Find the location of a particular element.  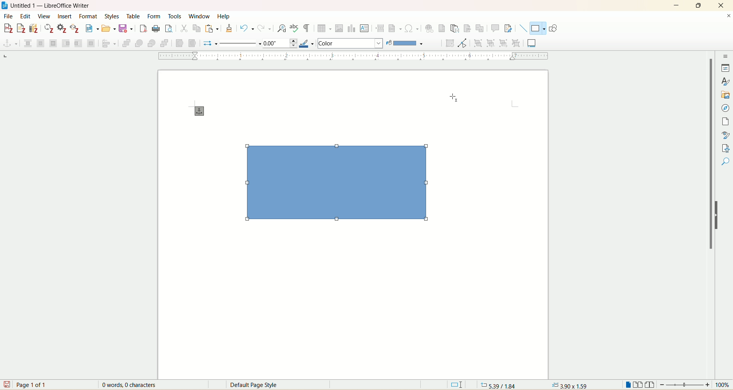

ungroup is located at coordinates (516, 44).